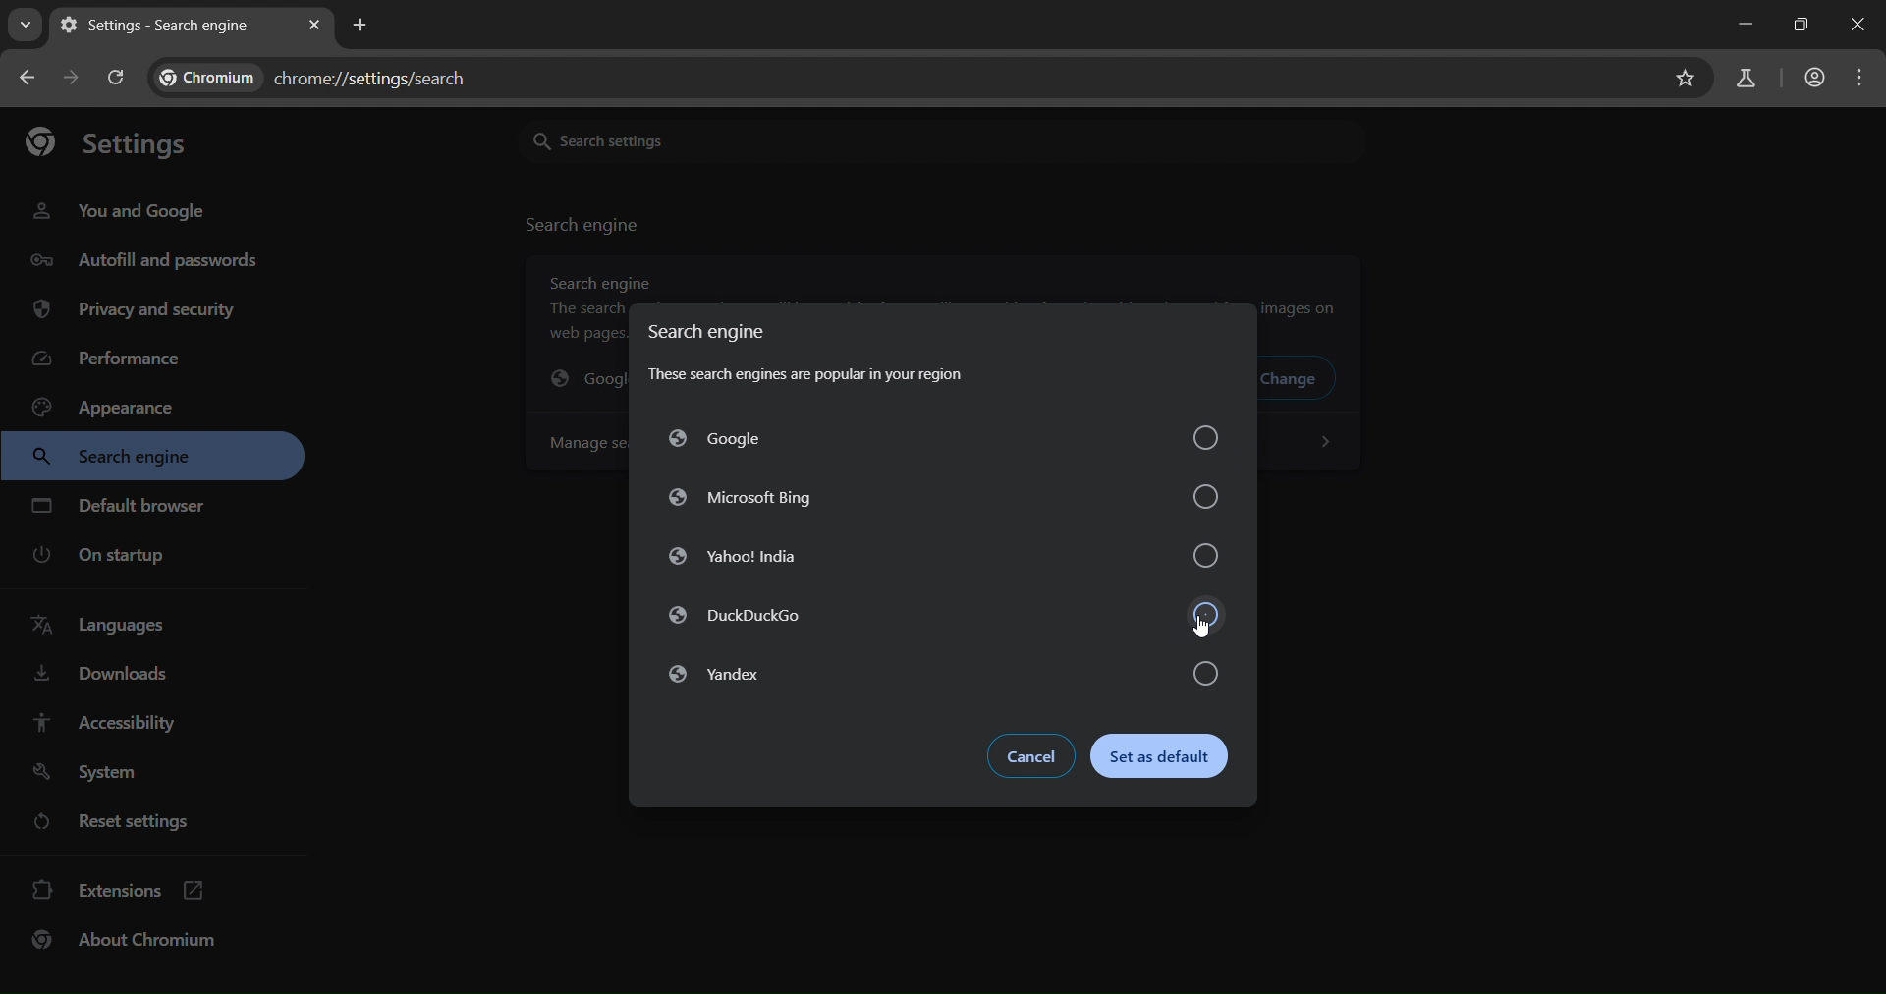  Describe the element at coordinates (160, 26) in the screenshot. I see `settings - search engine` at that location.